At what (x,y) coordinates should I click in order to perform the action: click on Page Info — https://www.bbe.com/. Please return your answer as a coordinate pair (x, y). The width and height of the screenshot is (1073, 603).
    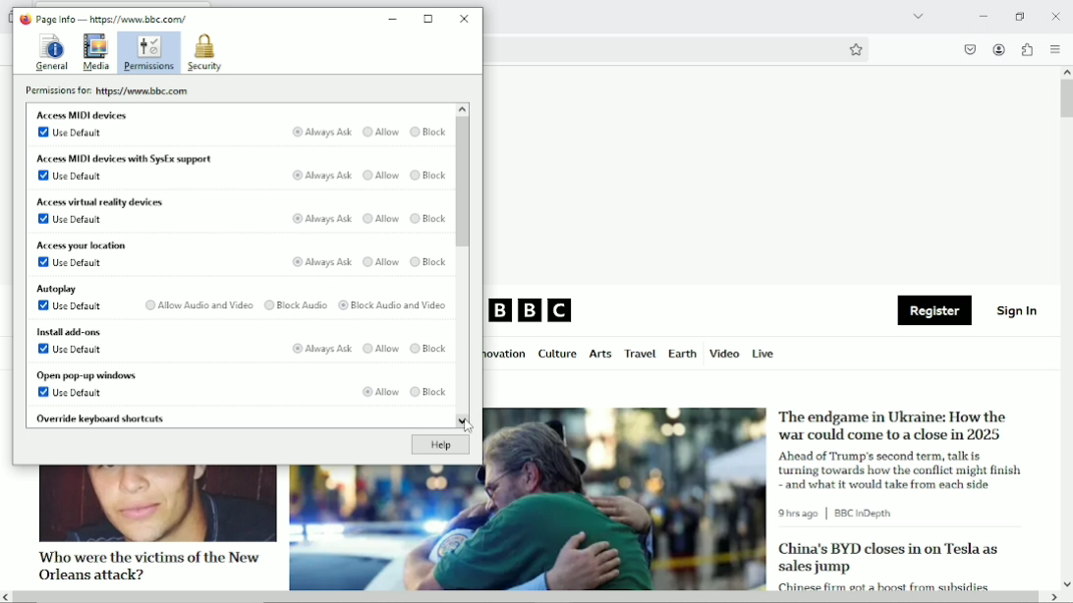
    Looking at the image, I should click on (112, 19).